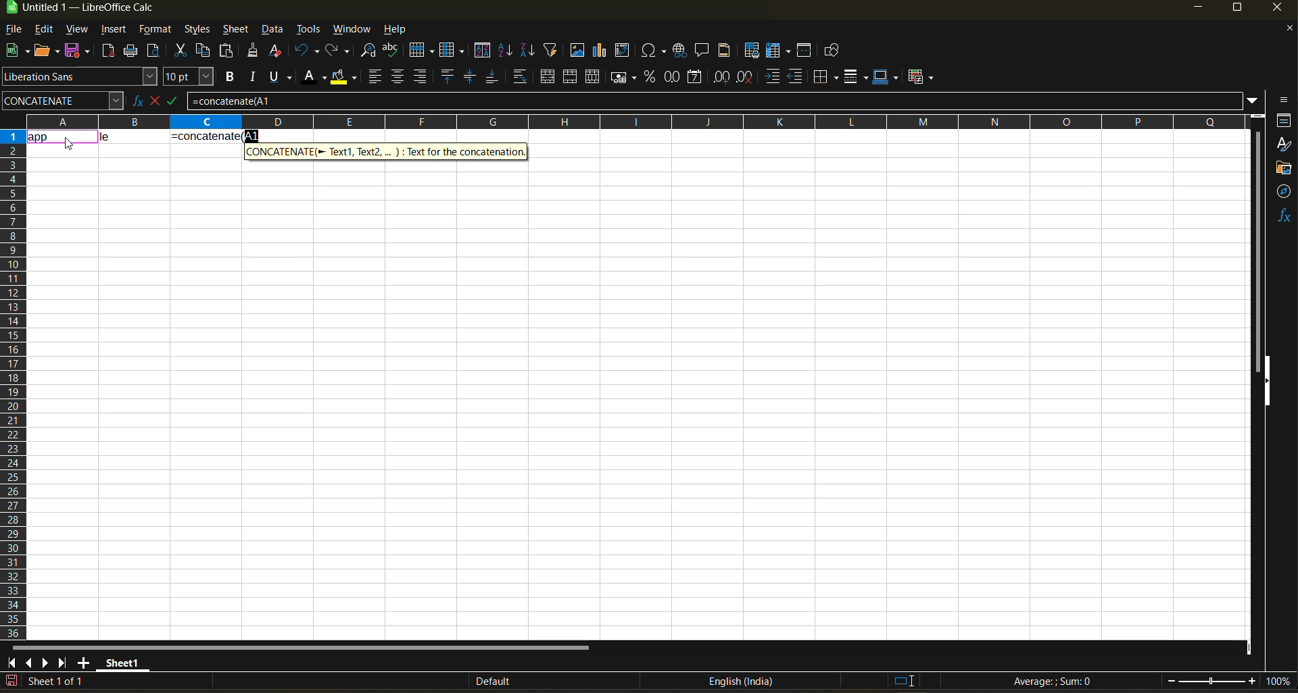 The image size is (1298, 693). What do you see at coordinates (1253, 99) in the screenshot?
I see `expand formula bar` at bounding box center [1253, 99].